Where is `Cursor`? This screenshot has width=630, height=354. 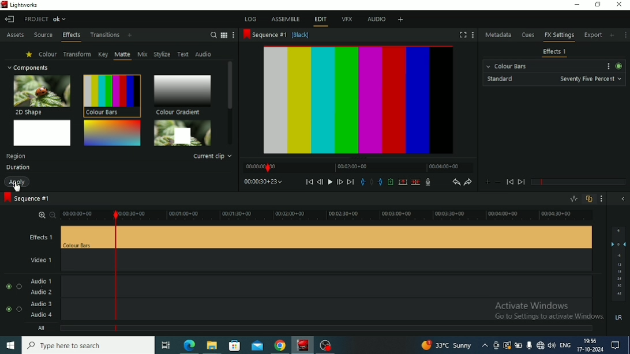
Cursor is located at coordinates (18, 187).